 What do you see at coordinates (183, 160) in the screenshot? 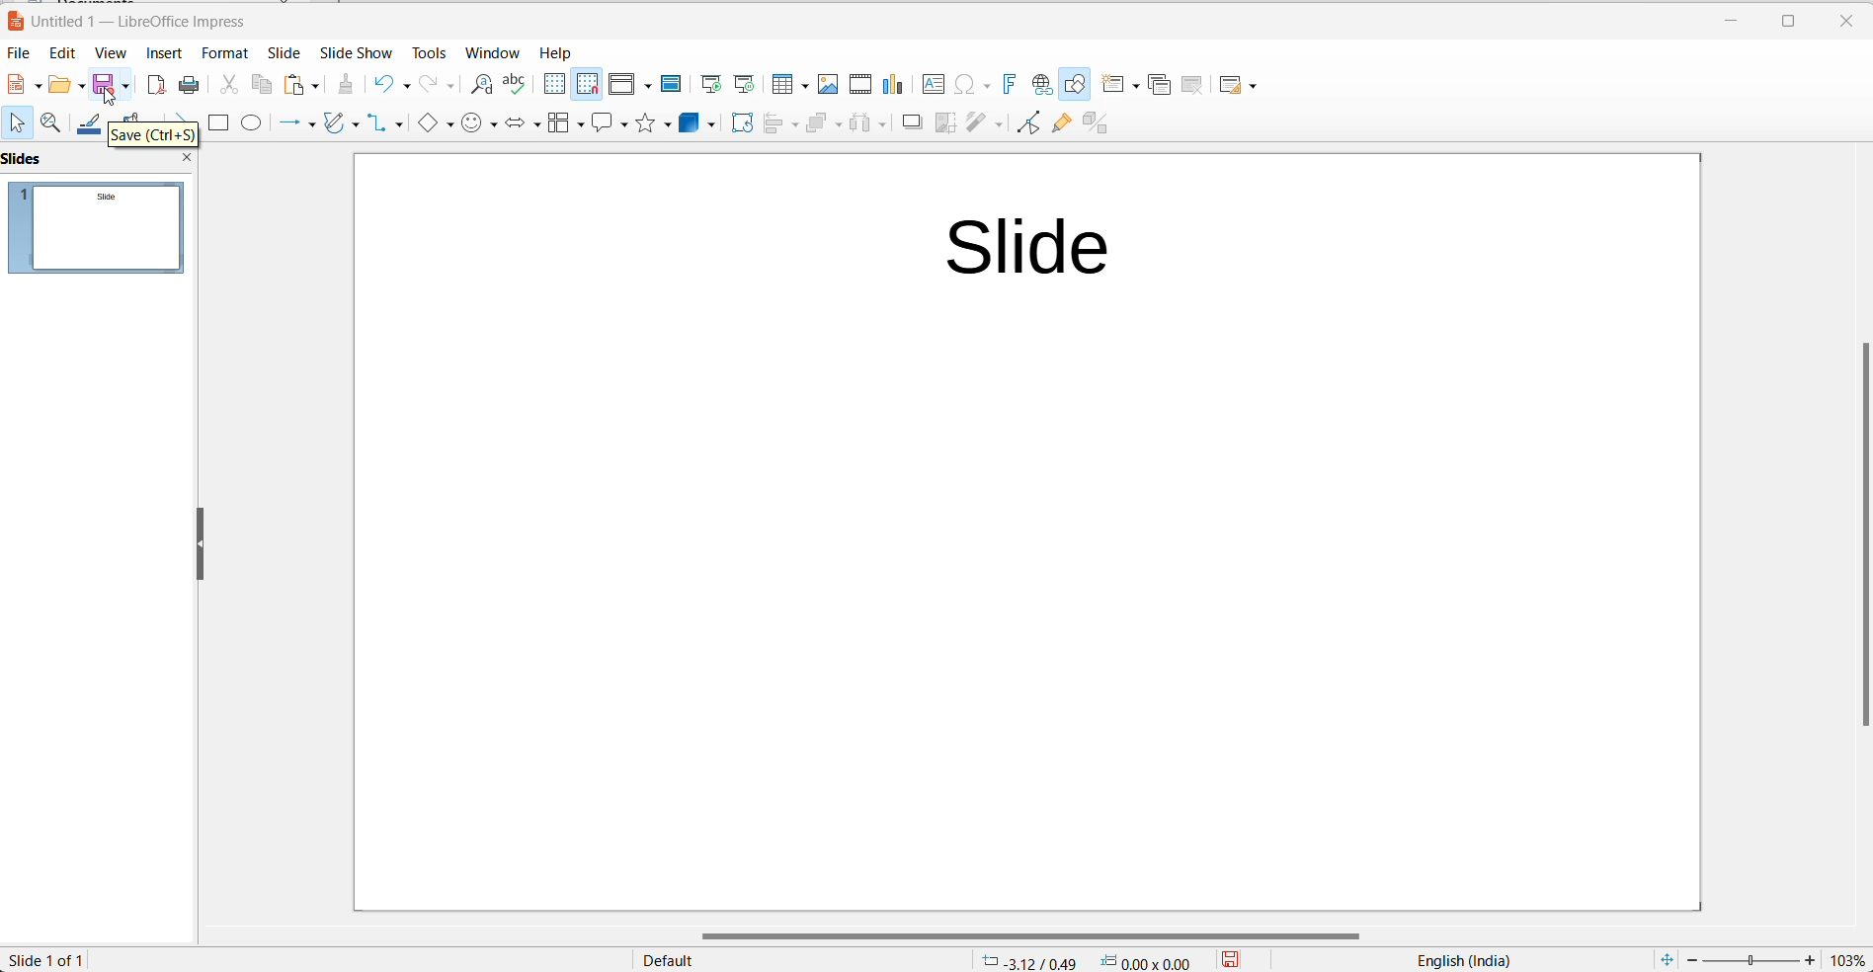
I see `close` at bounding box center [183, 160].